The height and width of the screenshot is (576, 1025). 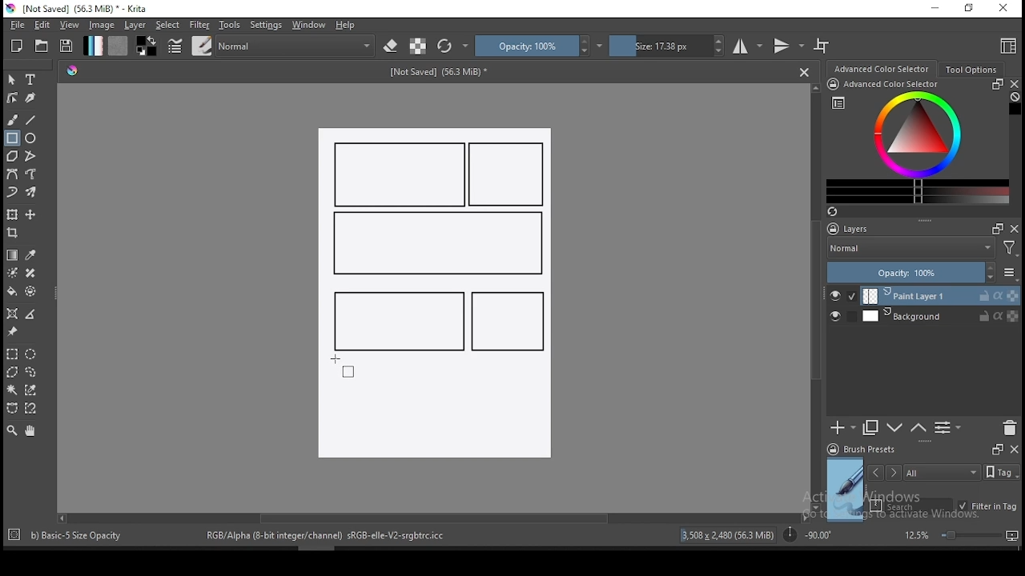 I want to click on restore, so click(x=972, y=9).